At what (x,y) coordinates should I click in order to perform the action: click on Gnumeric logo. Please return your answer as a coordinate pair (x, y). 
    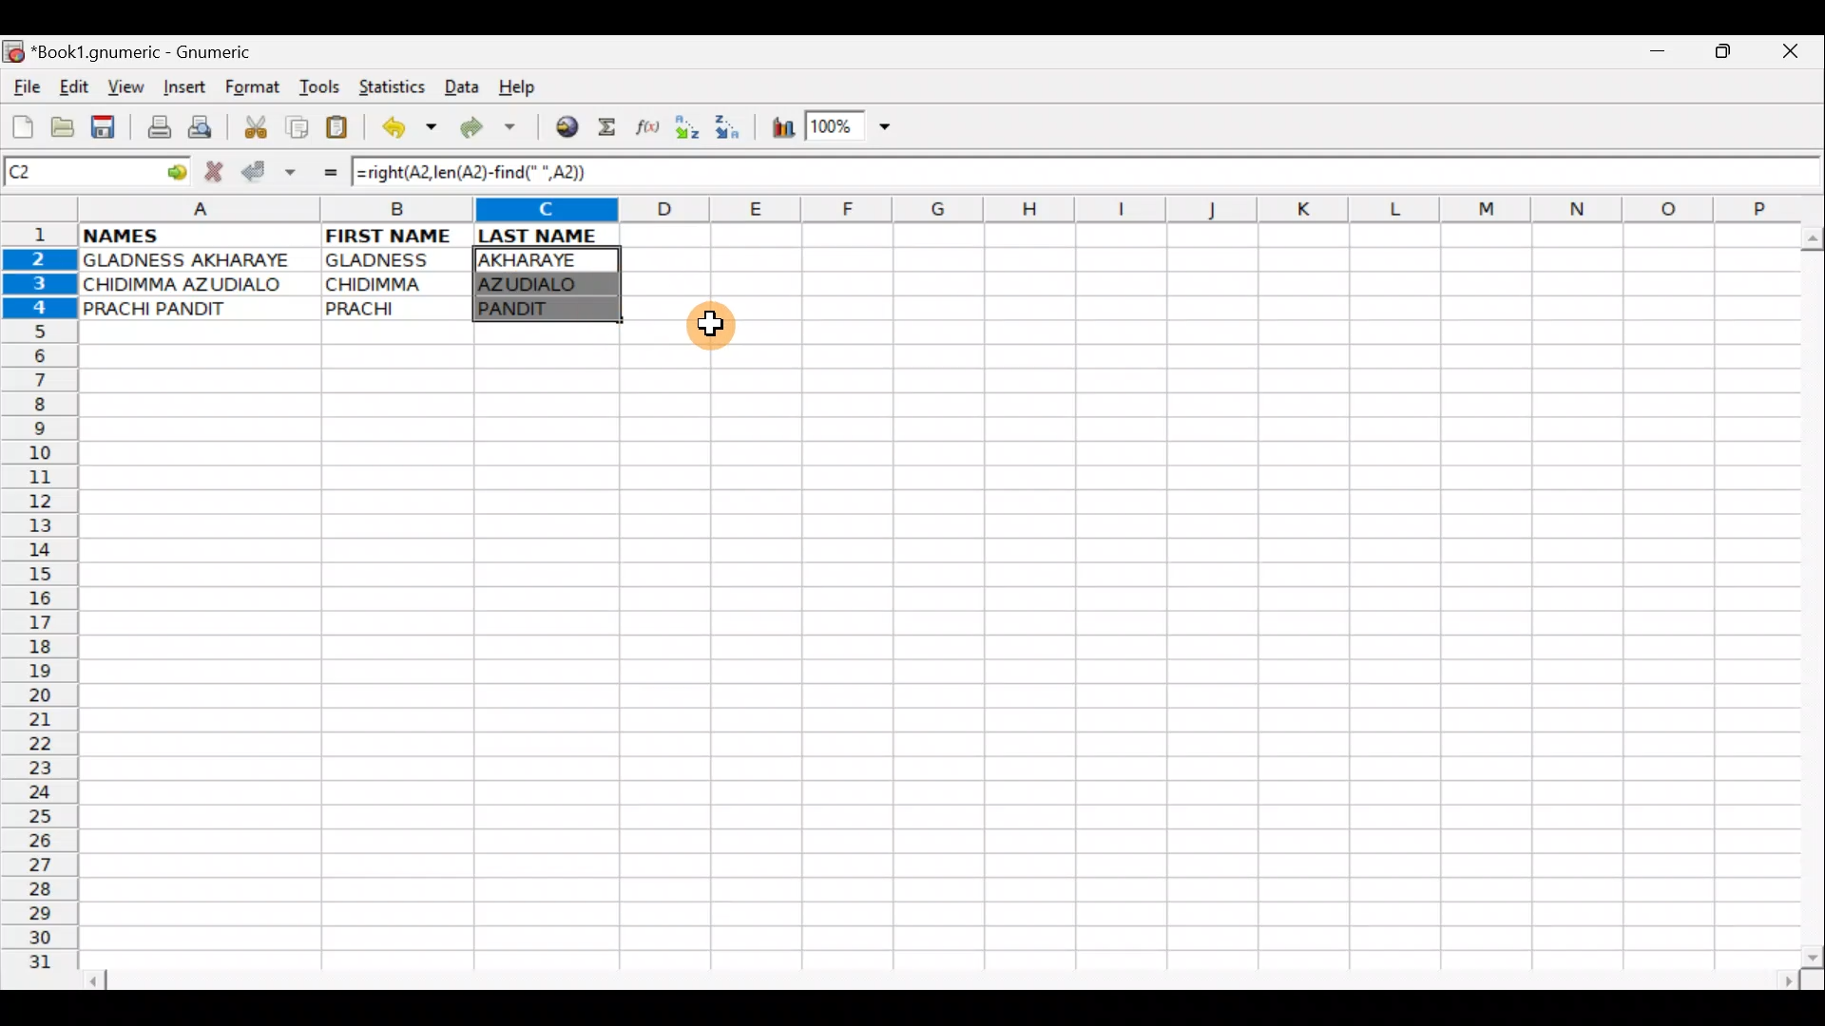
    Looking at the image, I should click on (13, 53).